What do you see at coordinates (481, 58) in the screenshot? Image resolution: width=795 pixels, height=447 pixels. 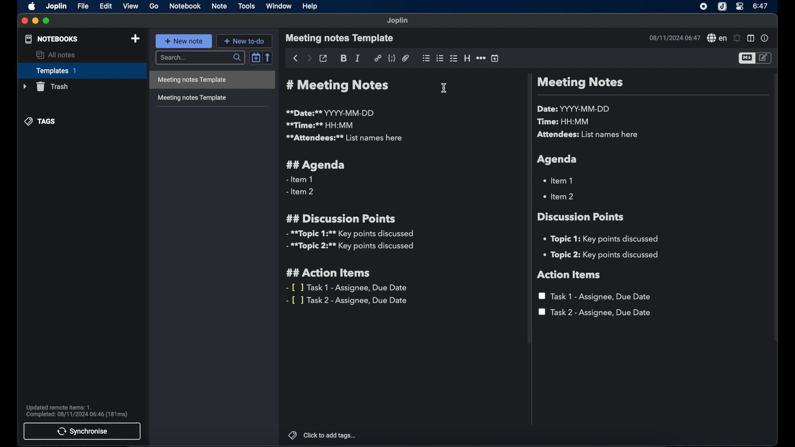 I see `horizontal rule` at bounding box center [481, 58].